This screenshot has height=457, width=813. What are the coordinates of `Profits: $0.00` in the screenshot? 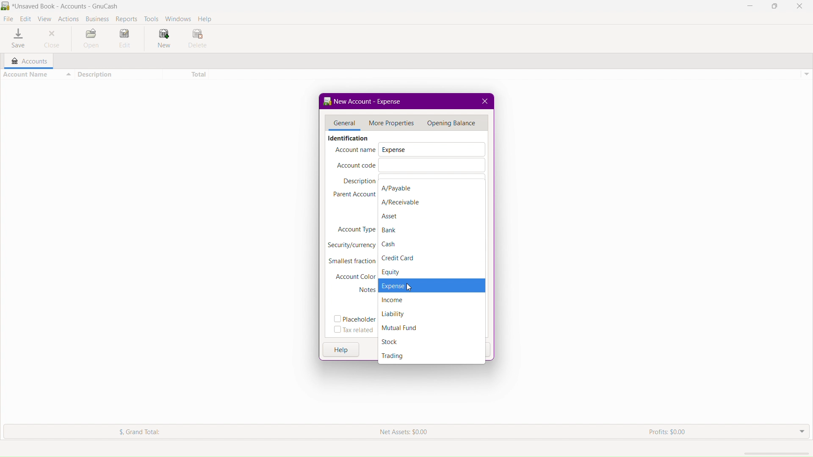 It's located at (670, 432).